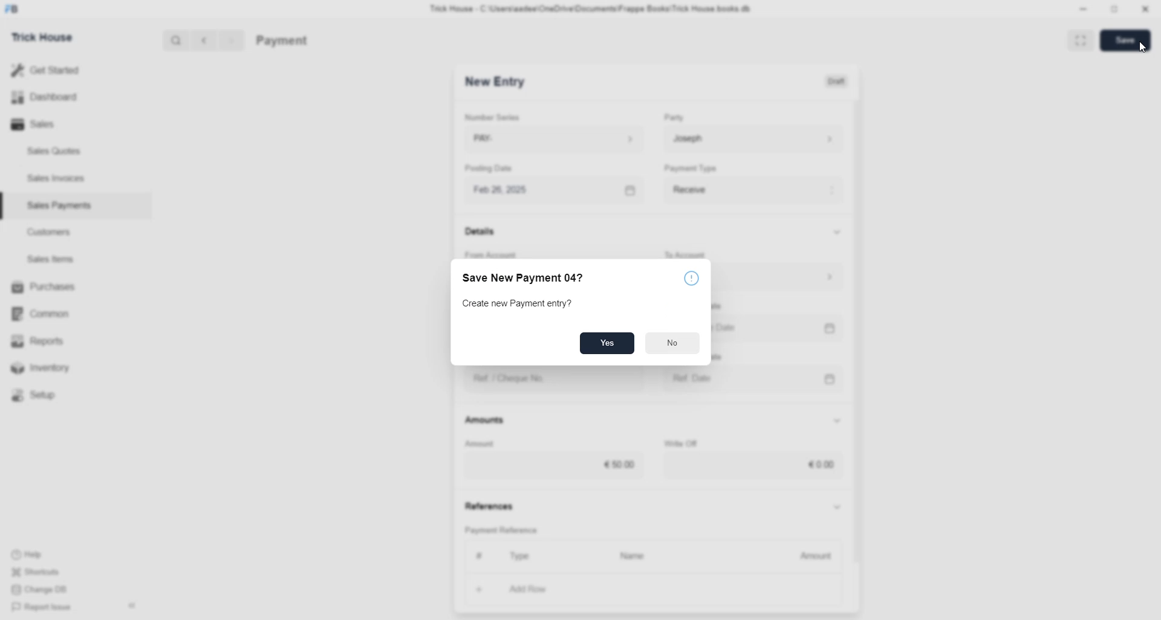 Image resolution: width=1161 pixels, height=620 pixels. What do you see at coordinates (556, 138) in the screenshot?
I see `PAY` at bounding box center [556, 138].